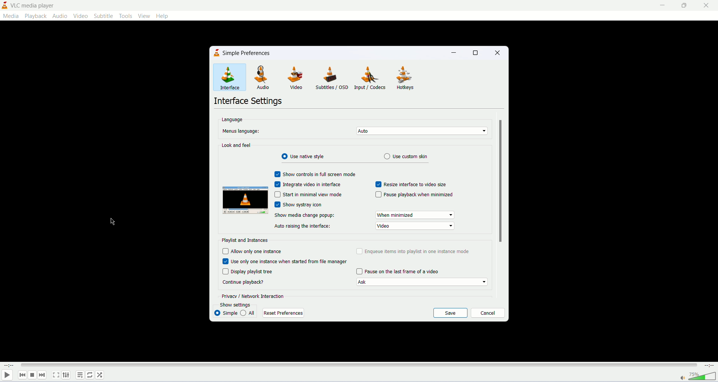  Describe the element at coordinates (90, 375) in the screenshot. I see `toggle loop` at that location.